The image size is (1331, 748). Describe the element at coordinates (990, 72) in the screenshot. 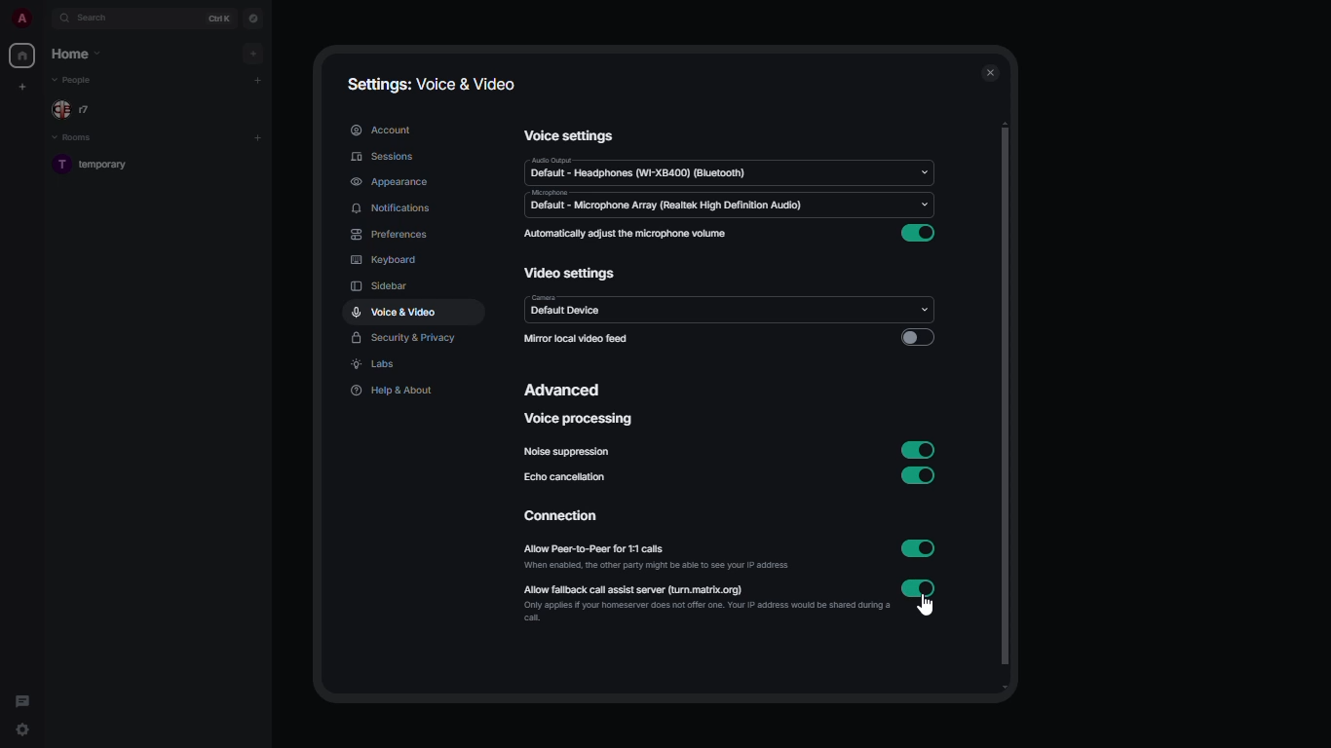

I see `close` at that location.